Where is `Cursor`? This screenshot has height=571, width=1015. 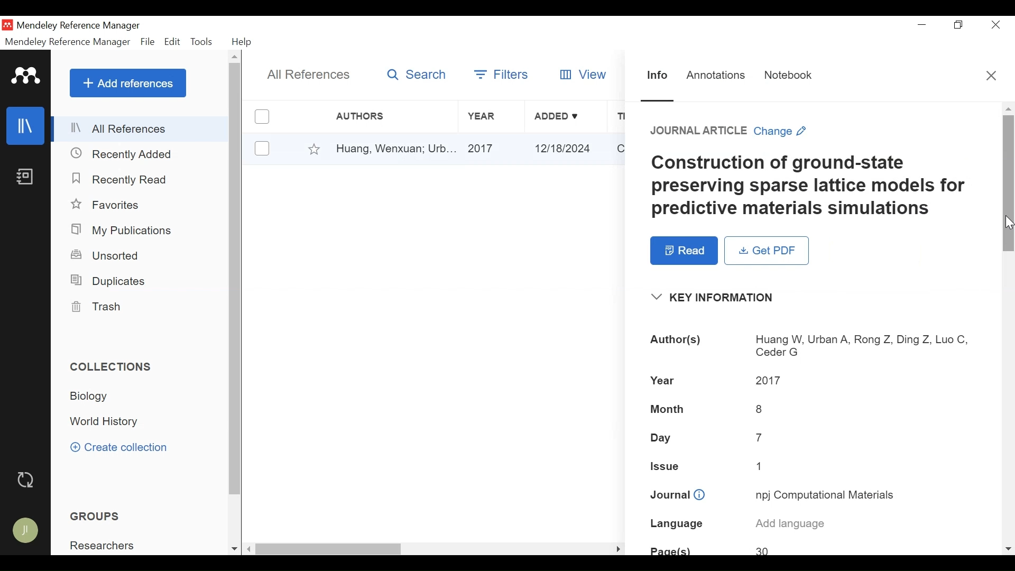
Cursor is located at coordinates (408, 158).